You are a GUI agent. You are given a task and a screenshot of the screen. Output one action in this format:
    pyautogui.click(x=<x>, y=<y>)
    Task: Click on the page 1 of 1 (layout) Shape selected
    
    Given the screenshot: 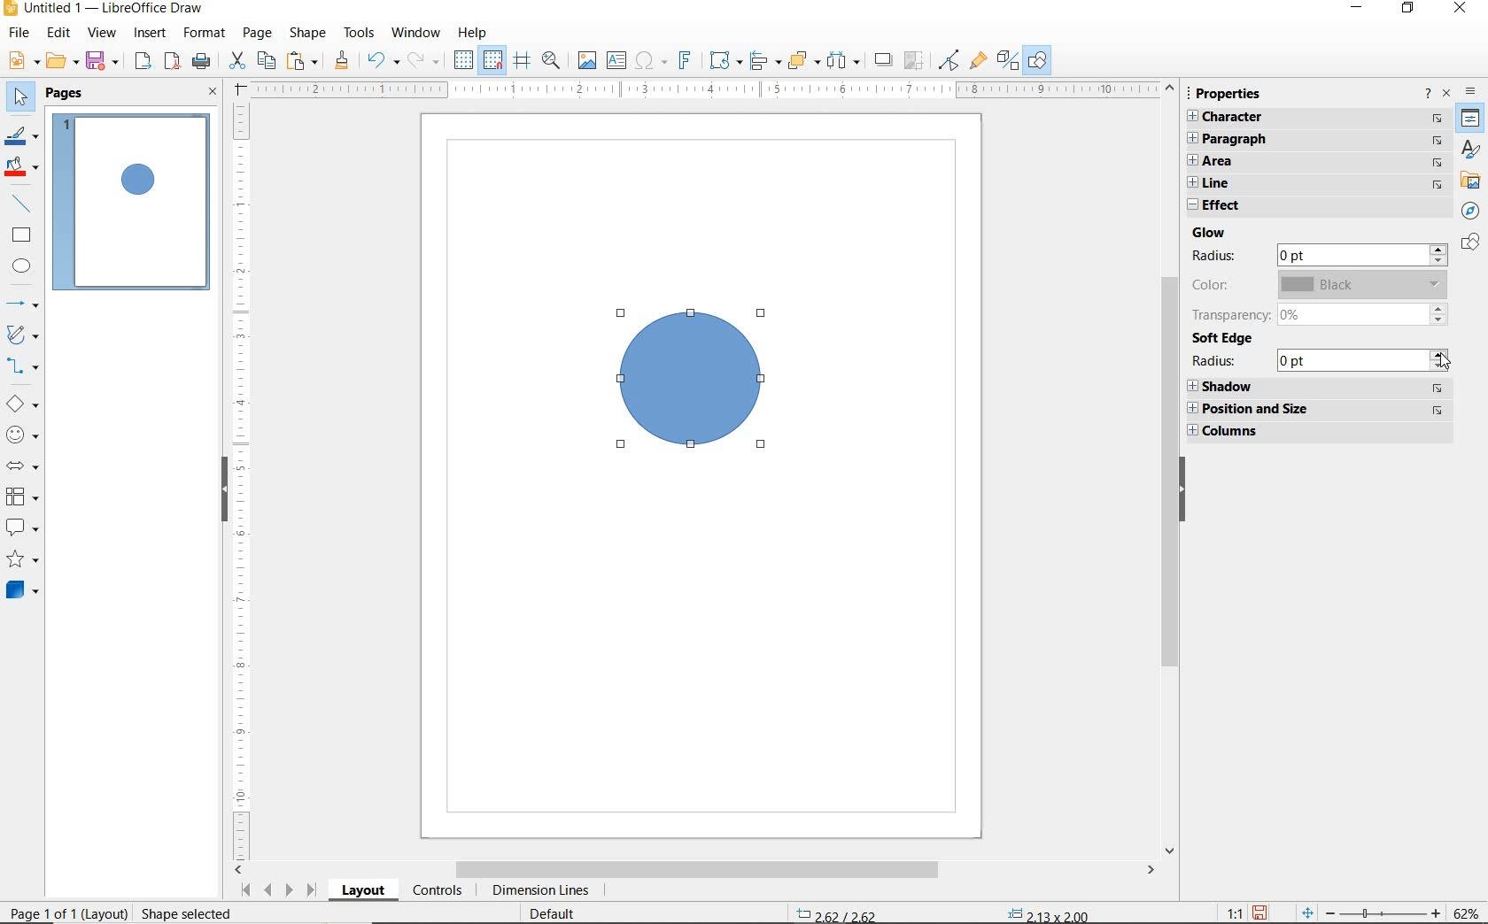 What is the action you would take?
    pyautogui.click(x=126, y=914)
    